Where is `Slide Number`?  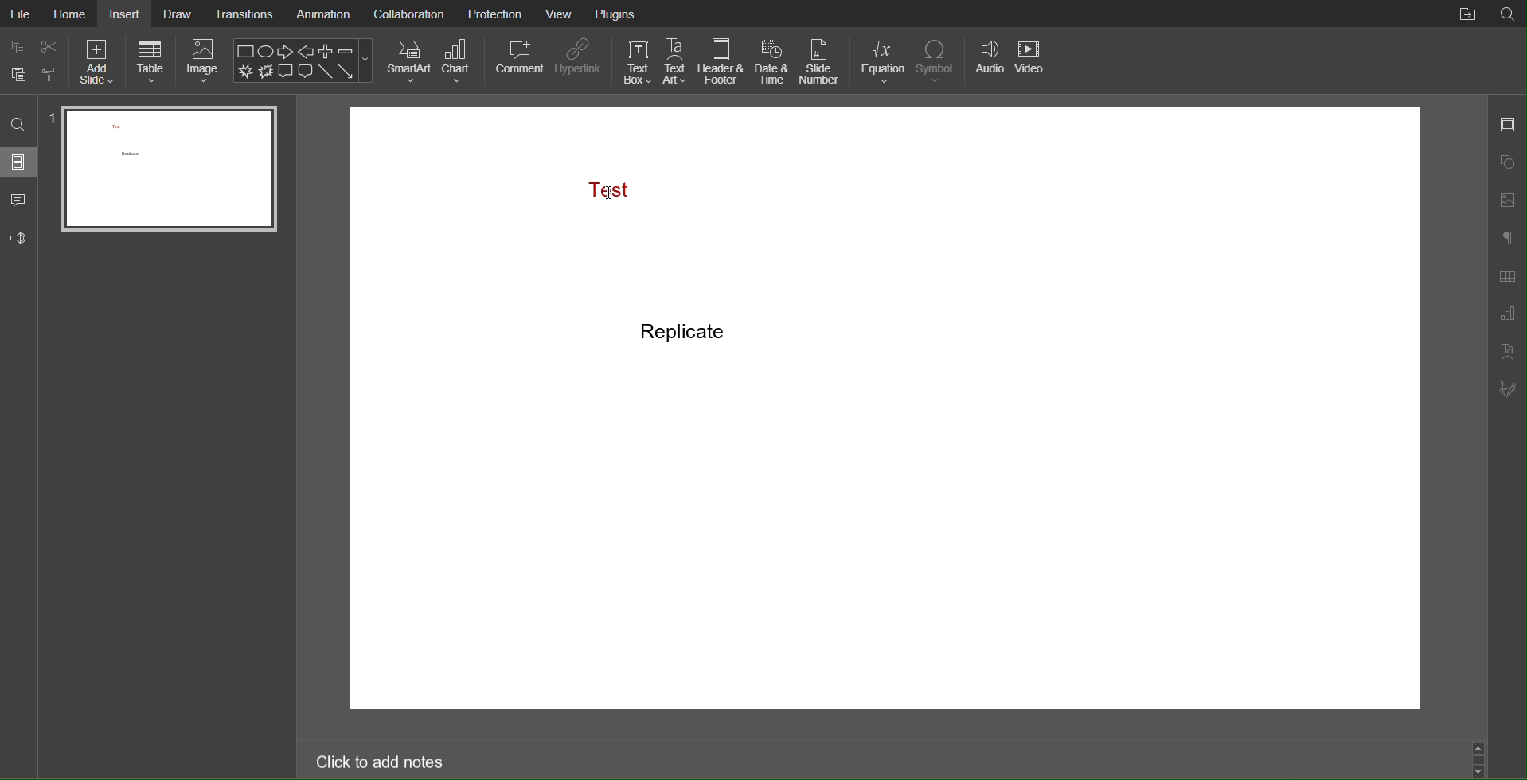 Slide Number is located at coordinates (818, 61).